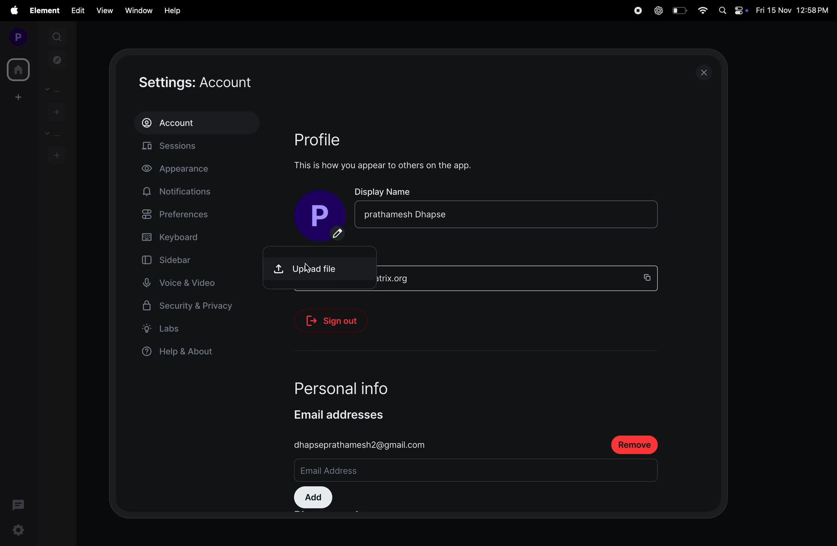 The image size is (837, 546). What do you see at coordinates (173, 11) in the screenshot?
I see `Help` at bounding box center [173, 11].